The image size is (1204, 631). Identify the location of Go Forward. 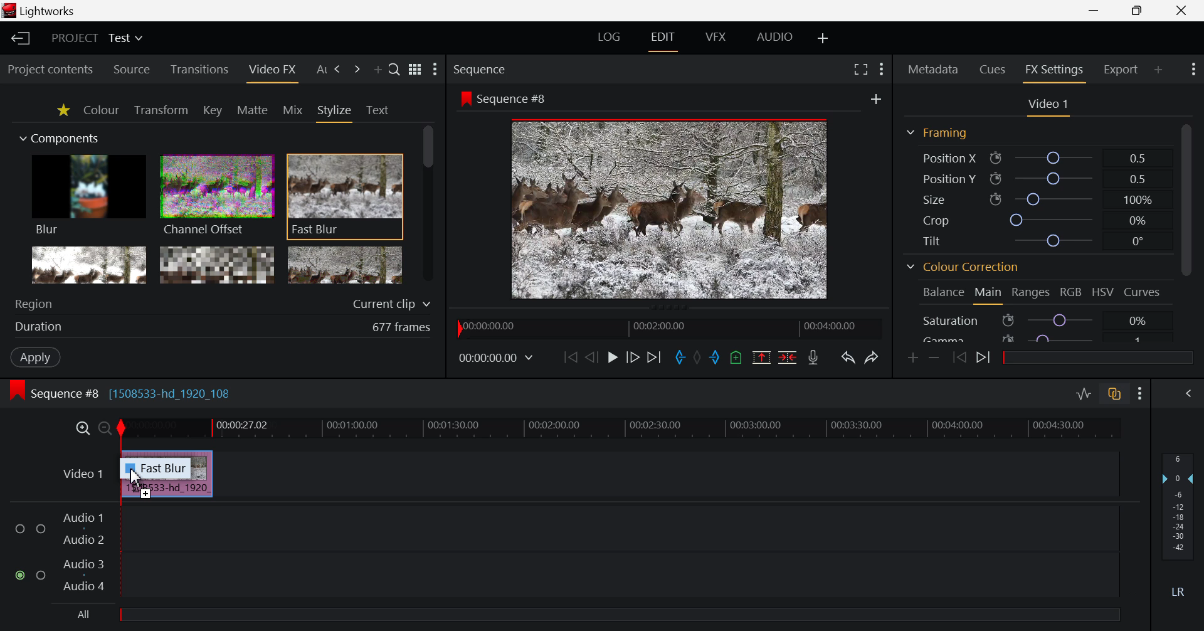
(635, 359).